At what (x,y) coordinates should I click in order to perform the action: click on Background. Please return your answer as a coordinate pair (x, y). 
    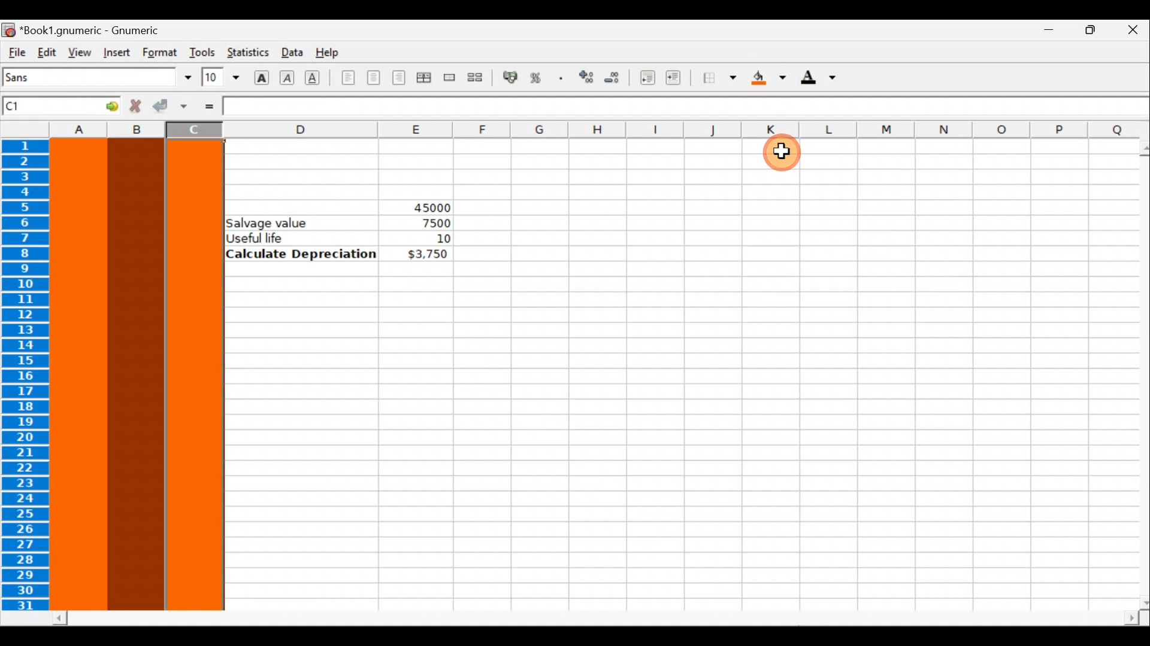
    Looking at the image, I should click on (769, 78).